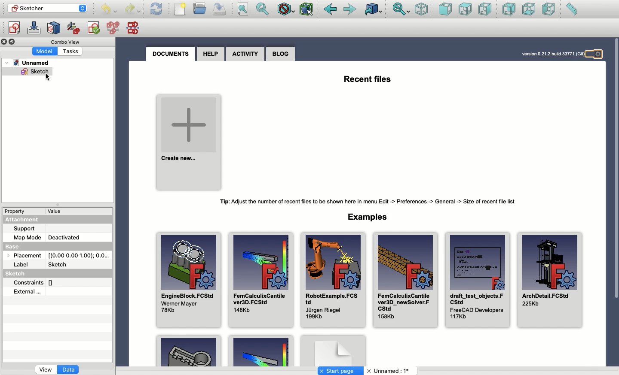 This screenshot has height=375, width=619. What do you see at coordinates (54, 29) in the screenshot?
I see `Map sketch to face` at bounding box center [54, 29].